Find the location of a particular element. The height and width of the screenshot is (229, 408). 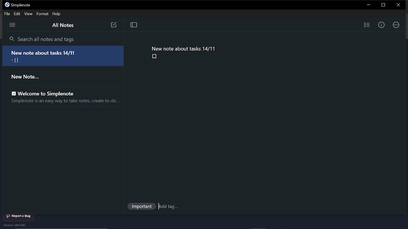

Help is located at coordinates (57, 14).